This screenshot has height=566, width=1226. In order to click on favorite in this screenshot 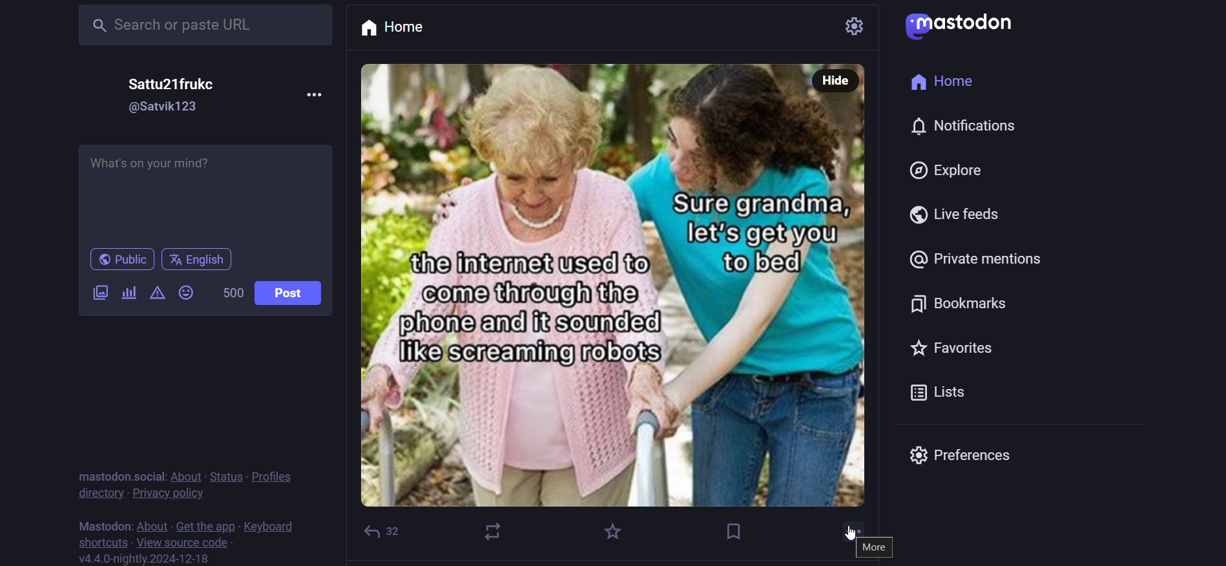, I will do `click(614, 528)`.